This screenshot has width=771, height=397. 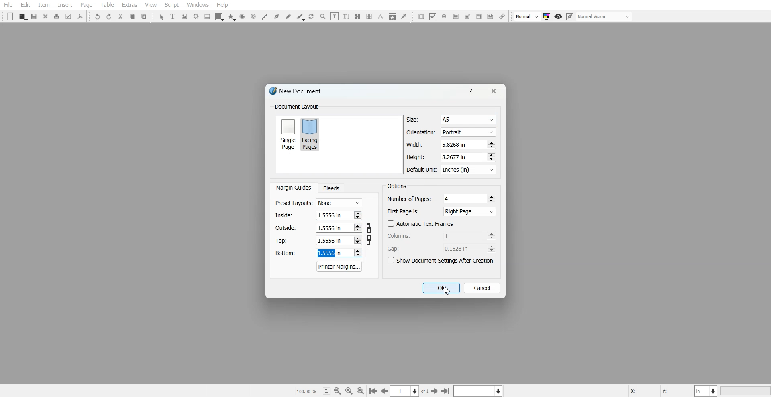 What do you see at coordinates (444, 16) in the screenshot?
I see `PDF Radio Button` at bounding box center [444, 16].